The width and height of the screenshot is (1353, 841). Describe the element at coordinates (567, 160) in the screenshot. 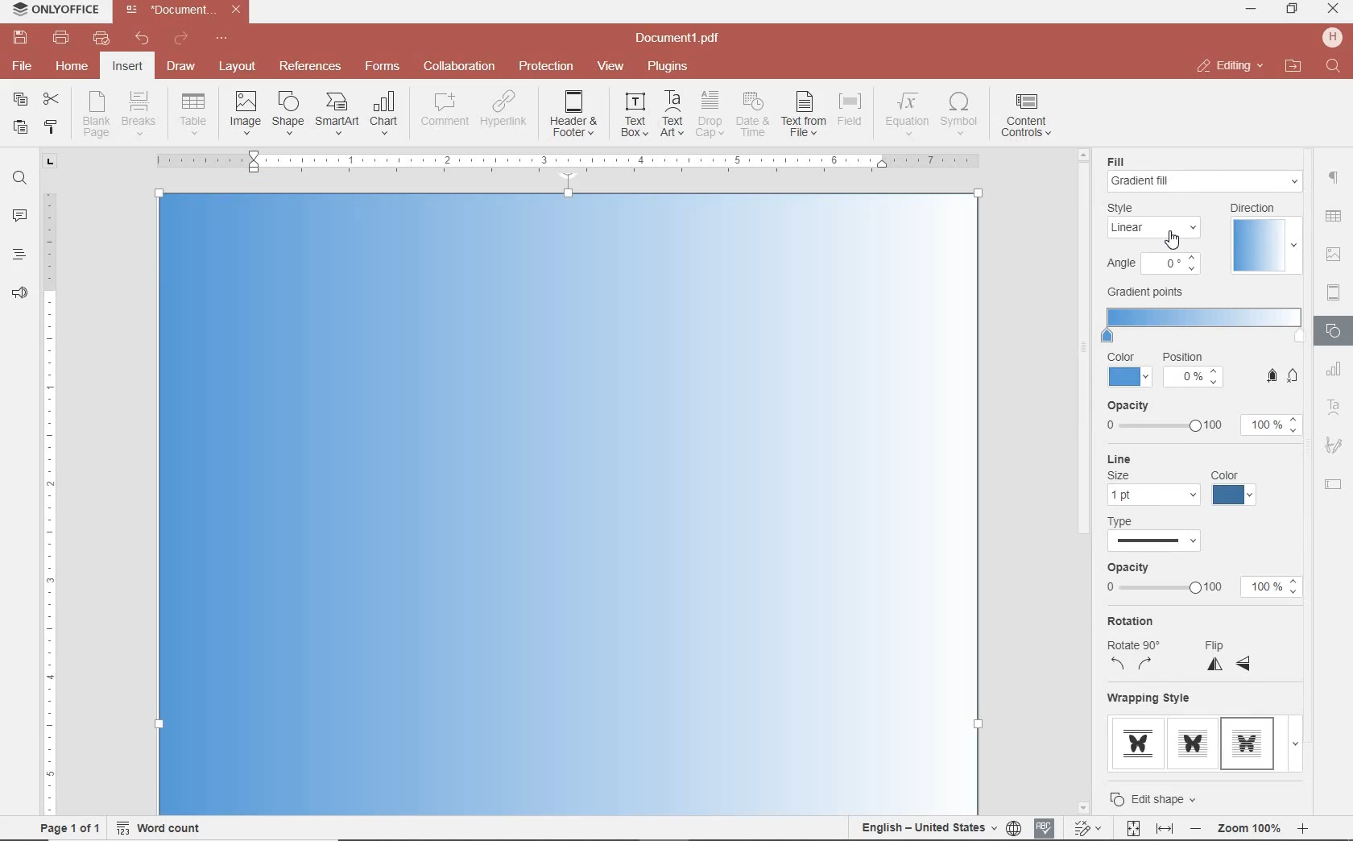

I see `` at that location.